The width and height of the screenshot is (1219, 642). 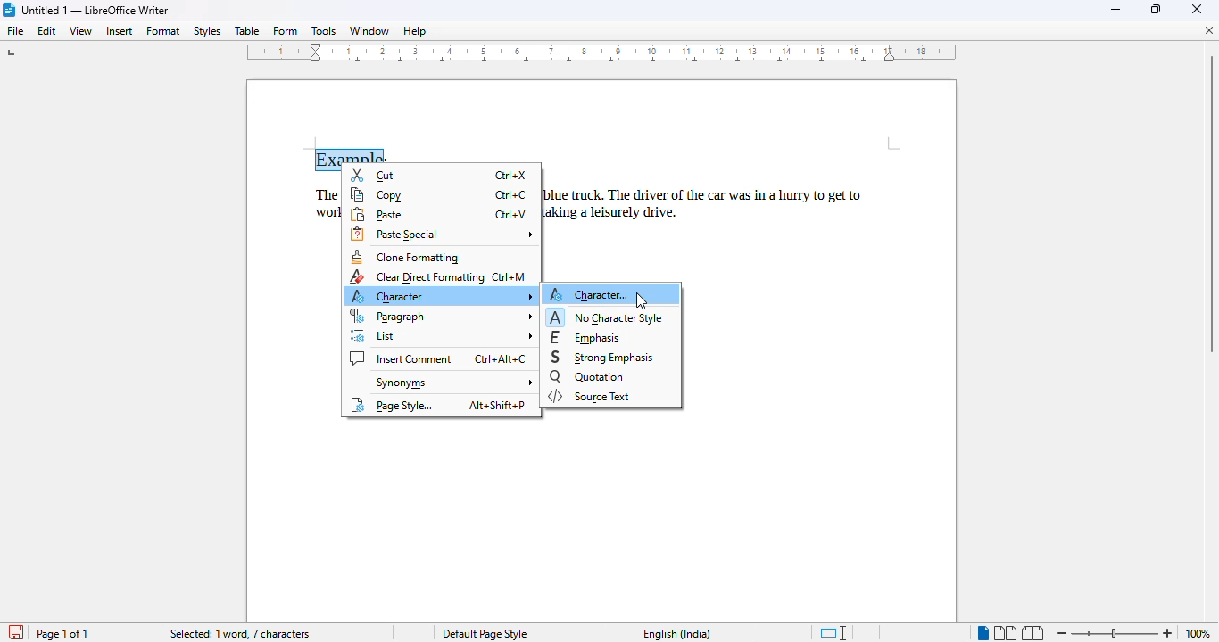 What do you see at coordinates (511, 196) in the screenshot?
I see `Ctrl+C` at bounding box center [511, 196].